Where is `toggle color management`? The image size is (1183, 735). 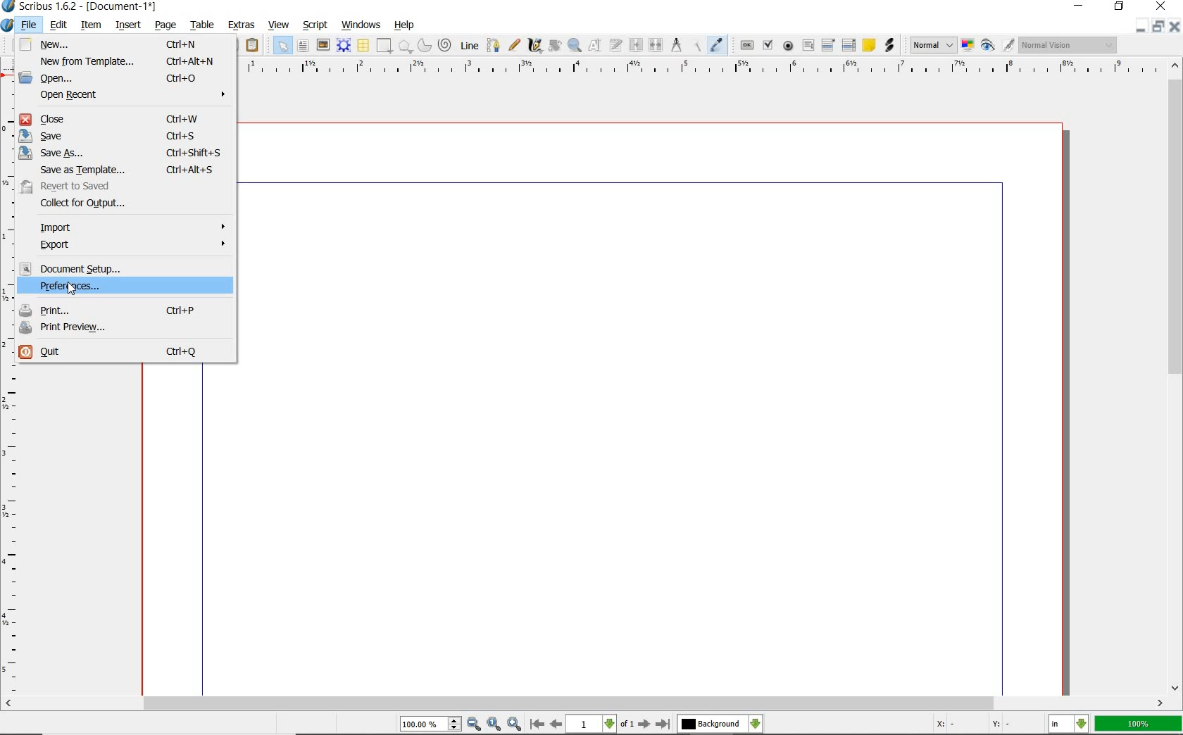 toggle color management is located at coordinates (967, 46).